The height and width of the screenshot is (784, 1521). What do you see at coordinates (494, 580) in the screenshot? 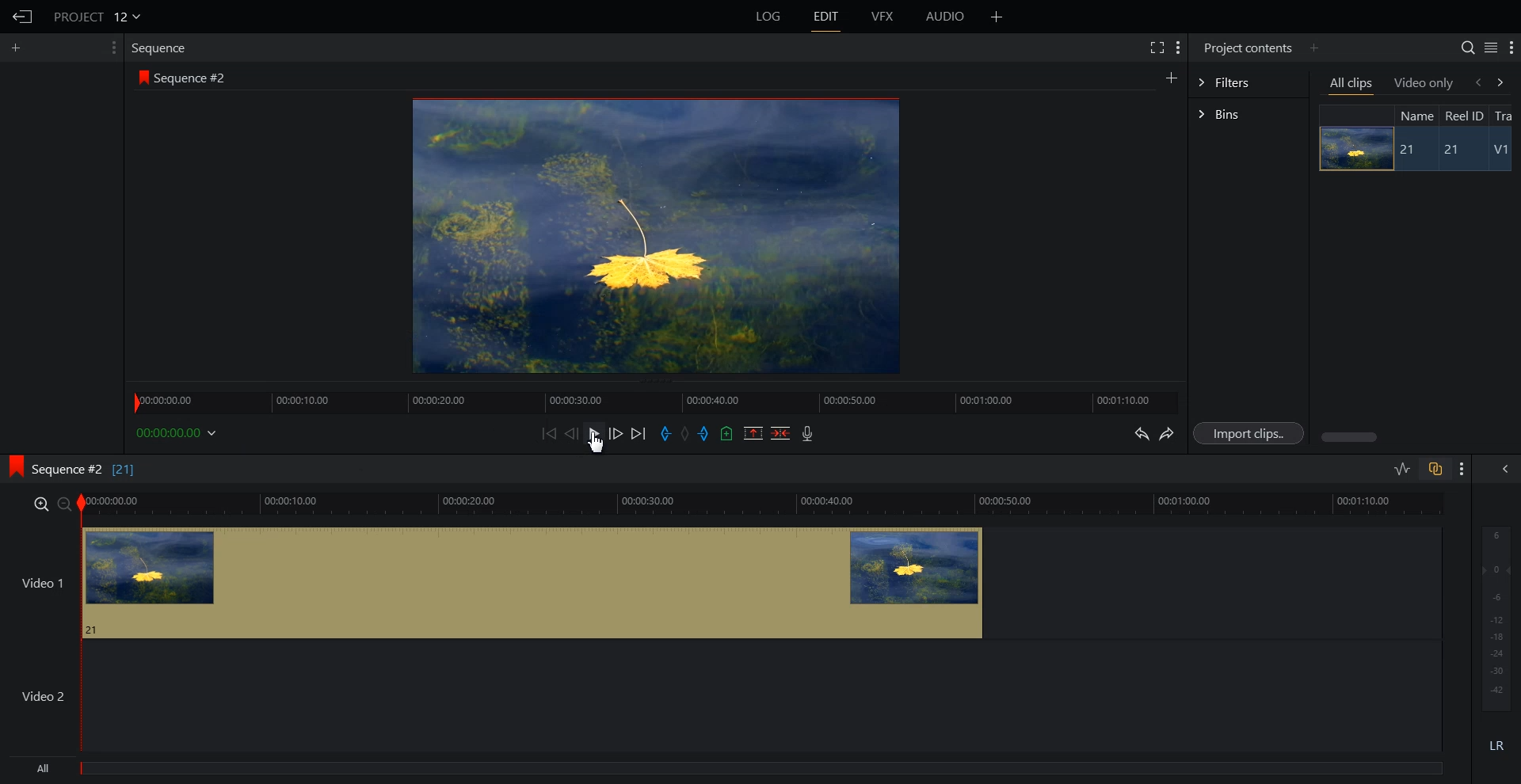
I see `video 1` at bounding box center [494, 580].